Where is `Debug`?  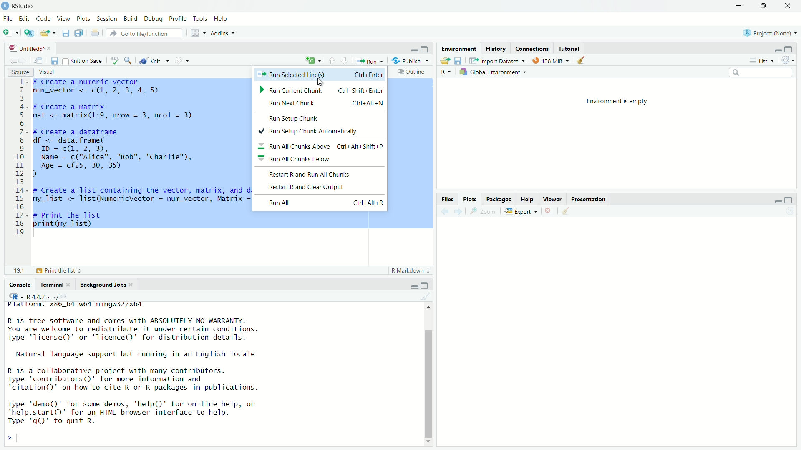
Debug is located at coordinates (154, 19).